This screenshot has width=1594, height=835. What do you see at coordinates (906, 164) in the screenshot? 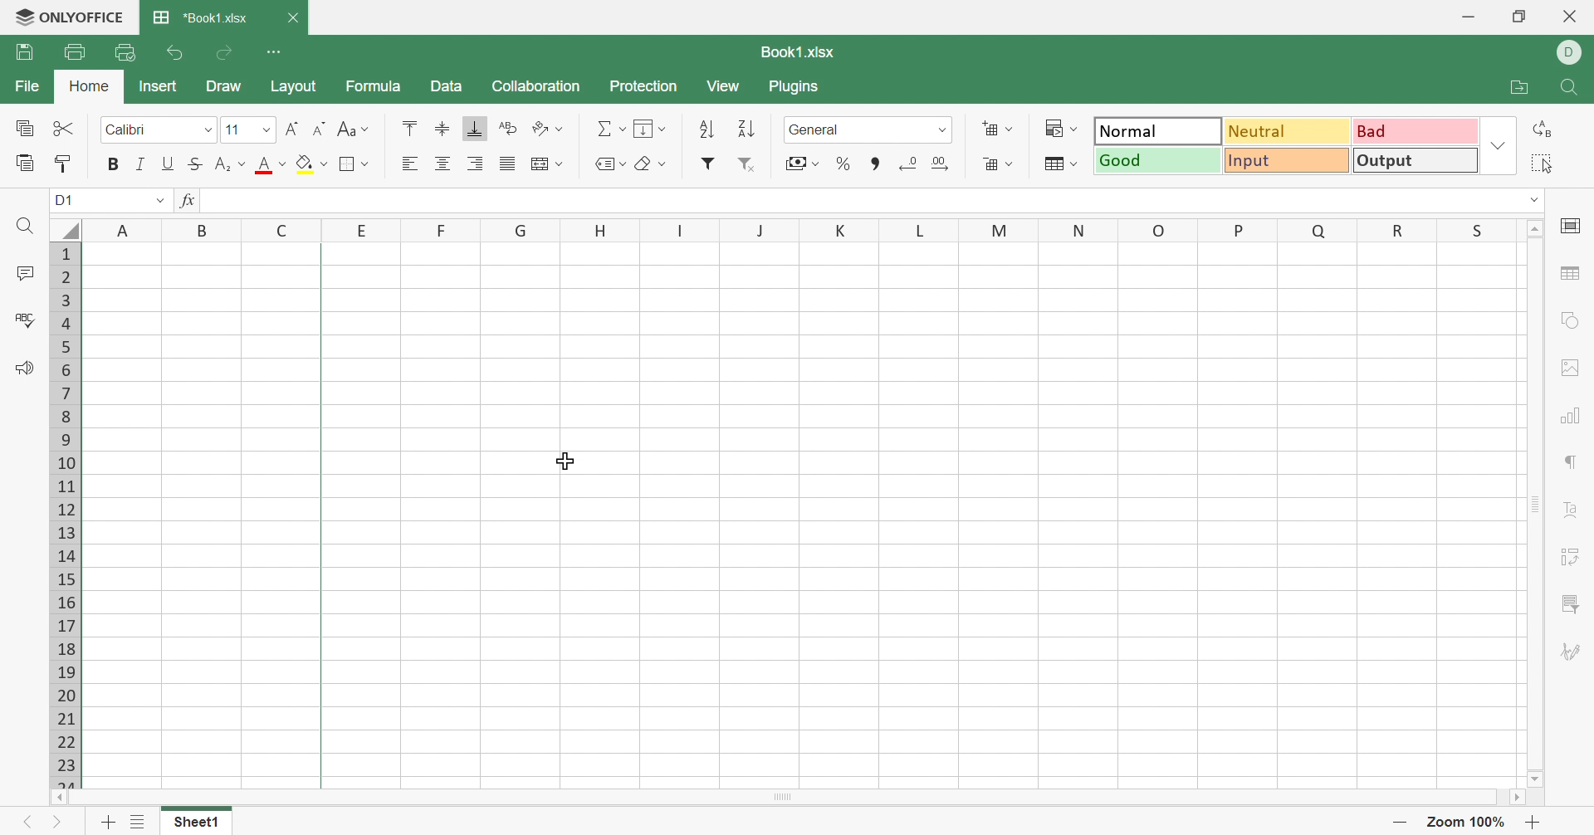
I see `Increase decimals` at bounding box center [906, 164].